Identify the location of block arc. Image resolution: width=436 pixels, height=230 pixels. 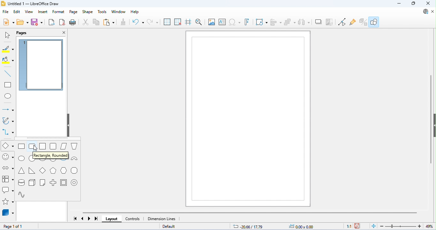
(75, 158).